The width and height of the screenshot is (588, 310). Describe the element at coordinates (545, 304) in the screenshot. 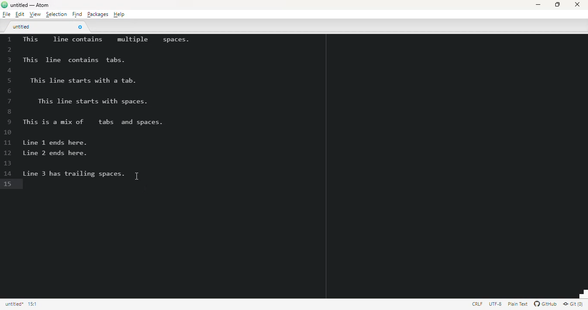

I see `GitHub` at that location.